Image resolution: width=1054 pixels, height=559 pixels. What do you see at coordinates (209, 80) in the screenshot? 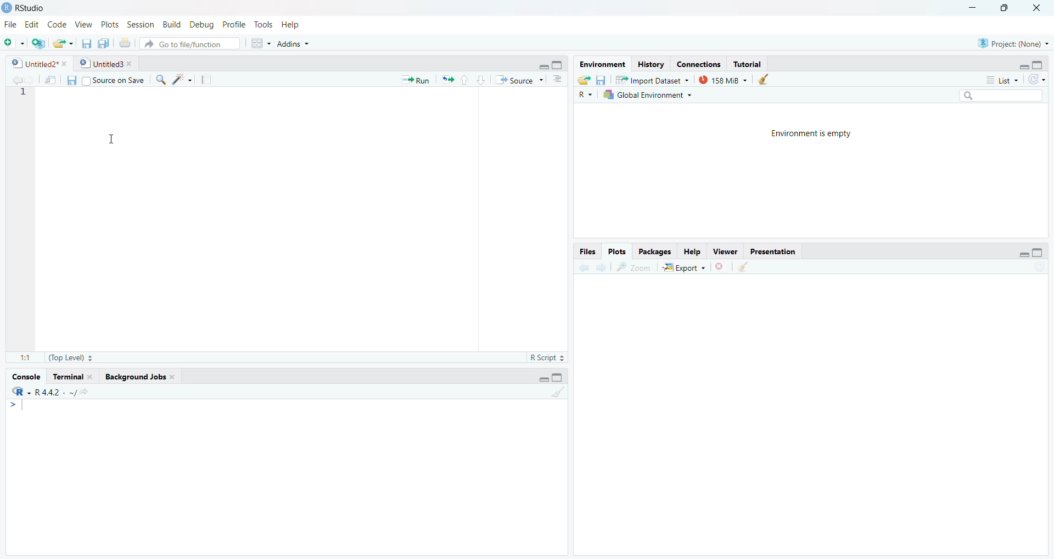
I see `Complie report` at bounding box center [209, 80].